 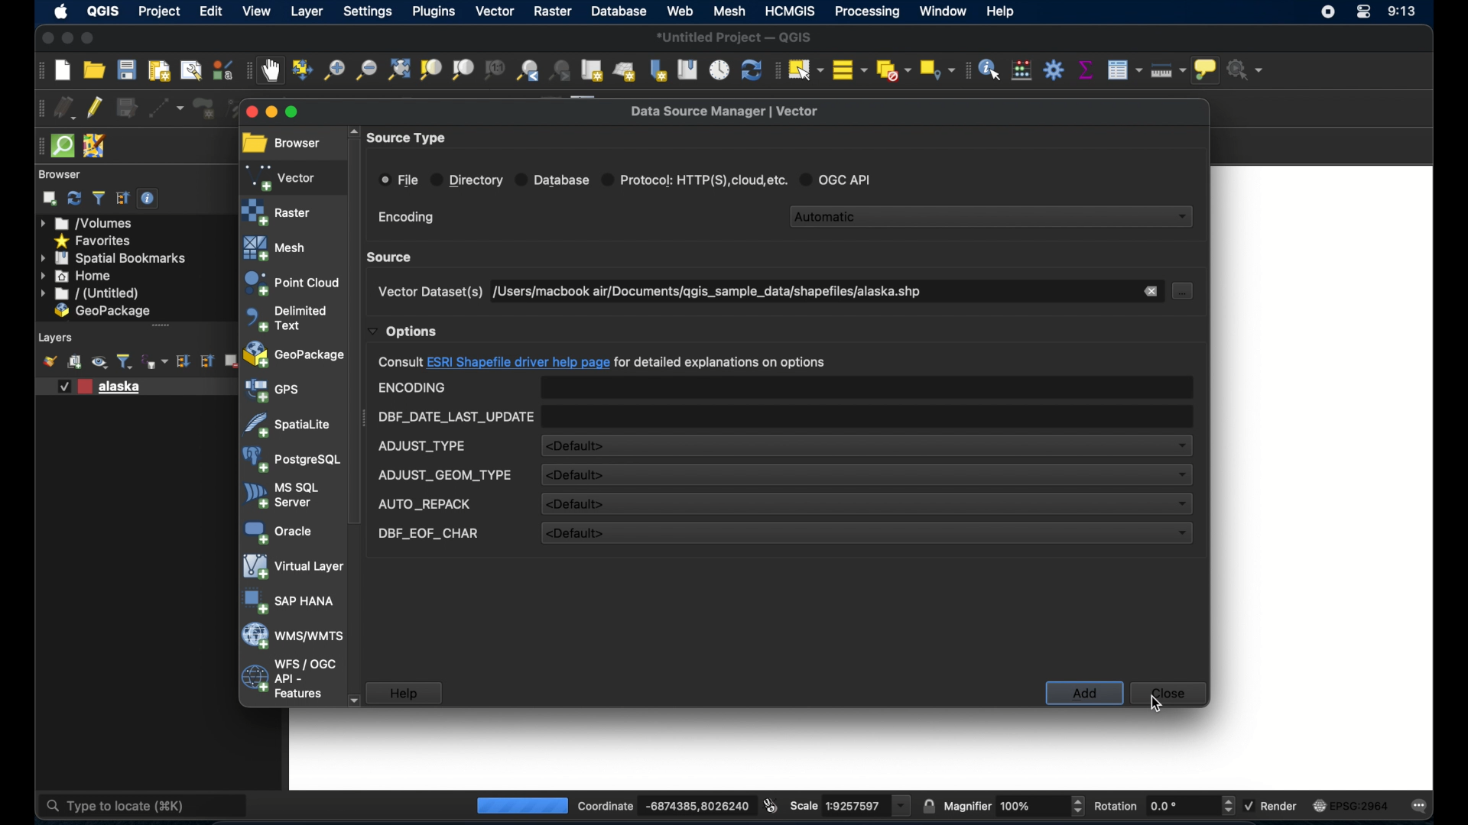 I want to click on vector, so click(x=494, y=11).